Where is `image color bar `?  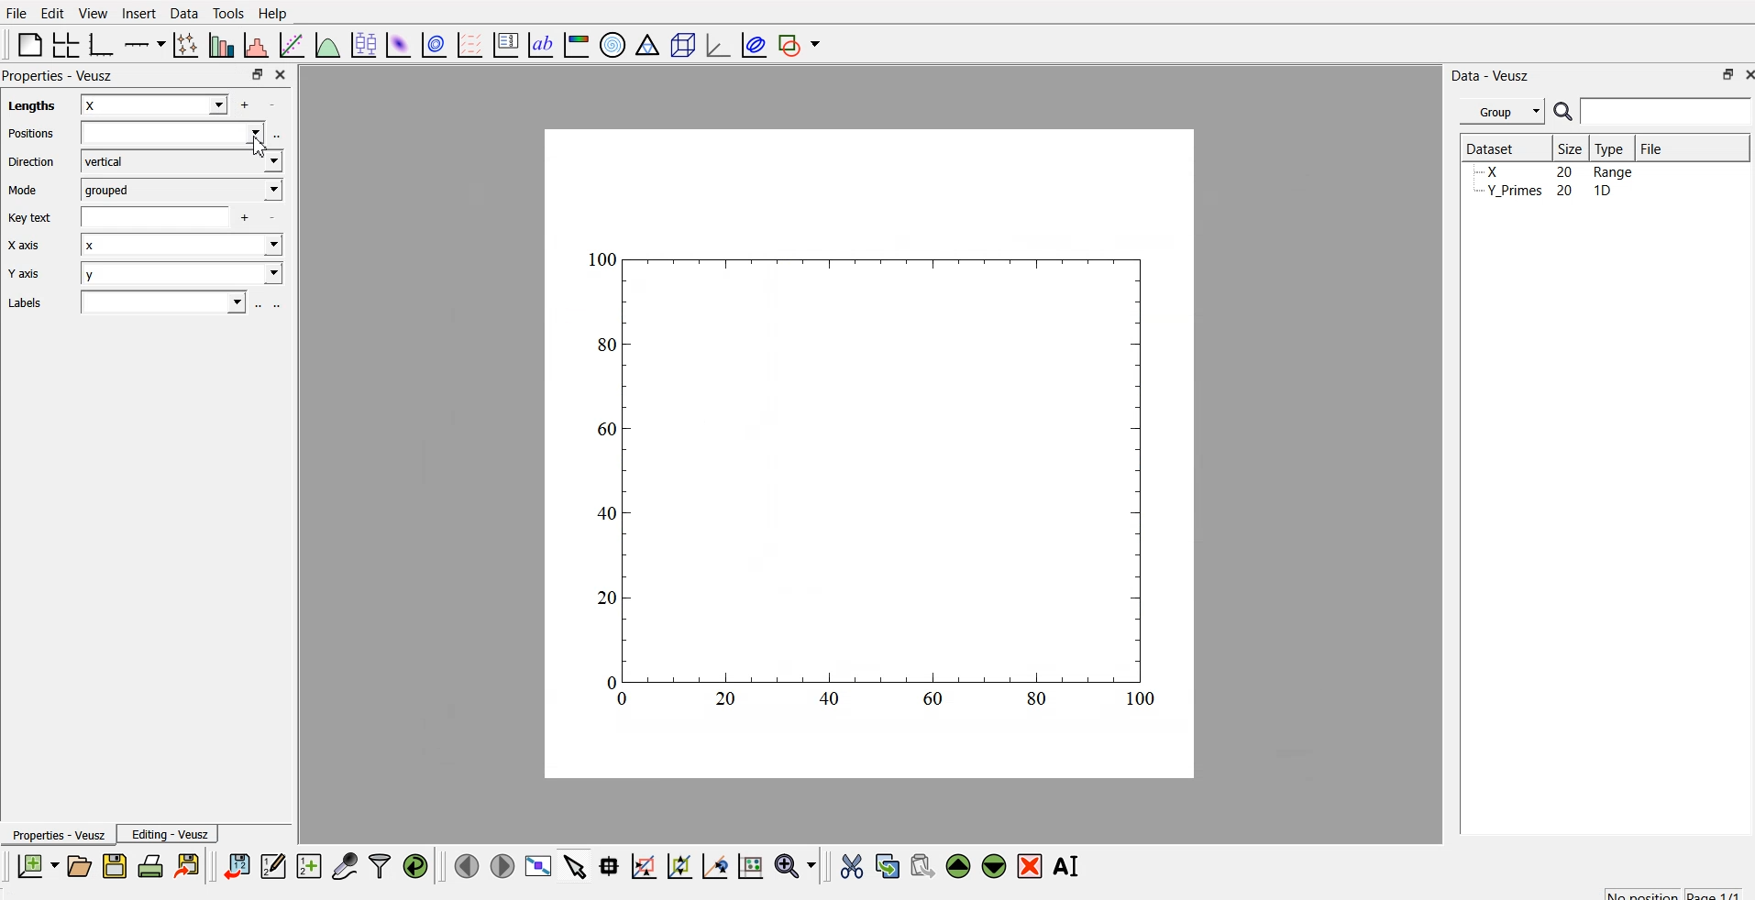
image color bar  is located at coordinates (577, 47).